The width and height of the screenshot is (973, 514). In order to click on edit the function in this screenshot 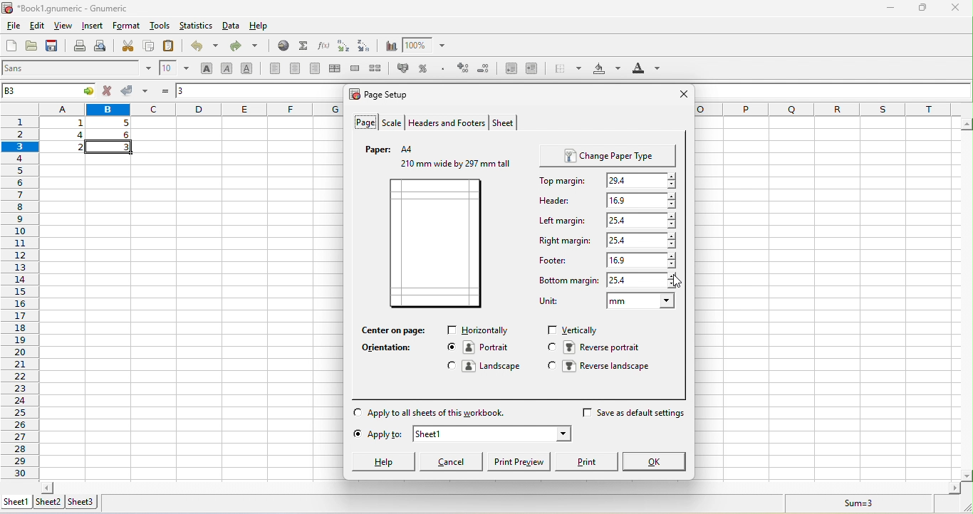, I will do `click(324, 46)`.